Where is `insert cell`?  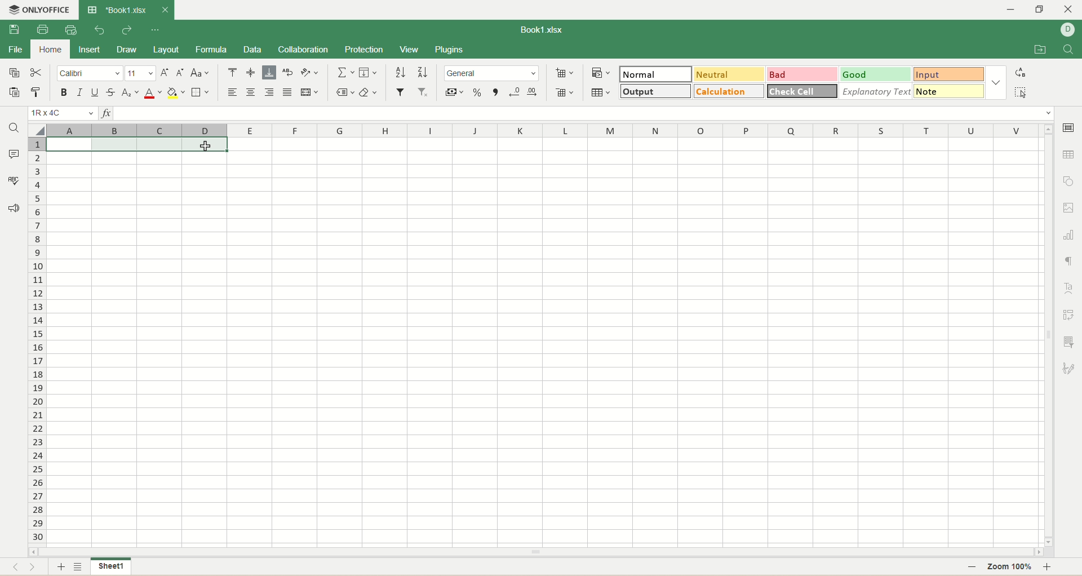
insert cell is located at coordinates (565, 74).